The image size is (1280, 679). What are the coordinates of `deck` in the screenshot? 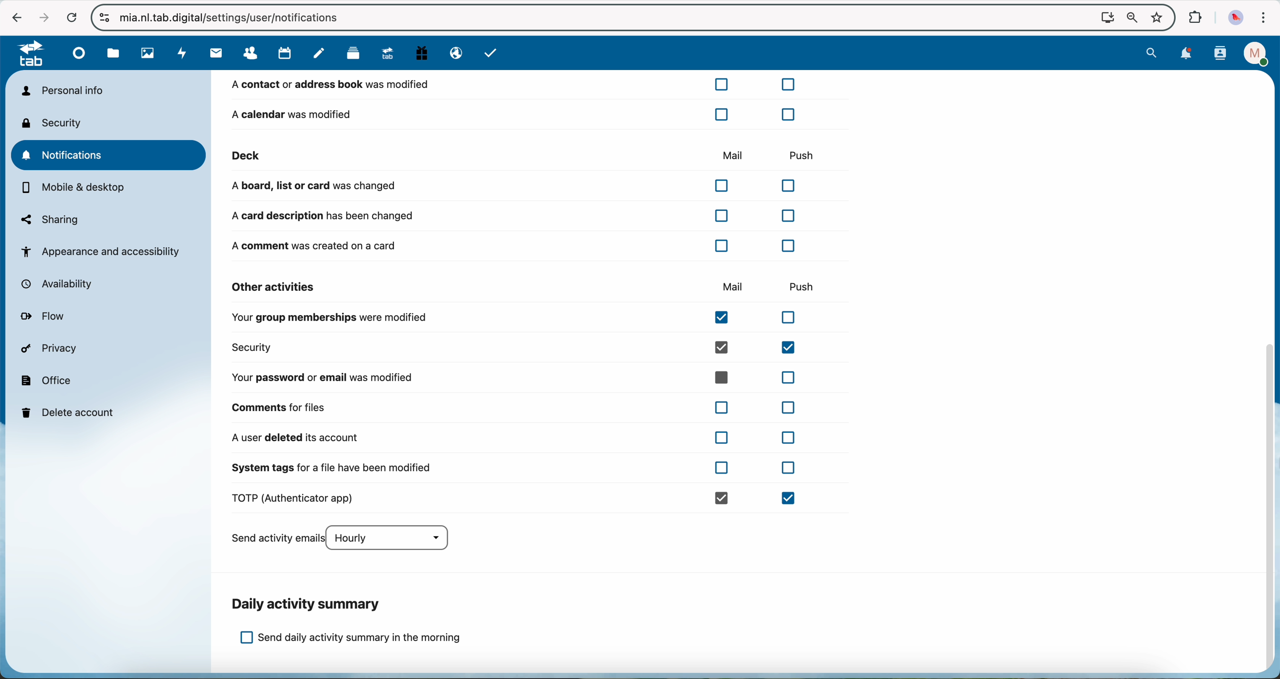 It's located at (353, 56).